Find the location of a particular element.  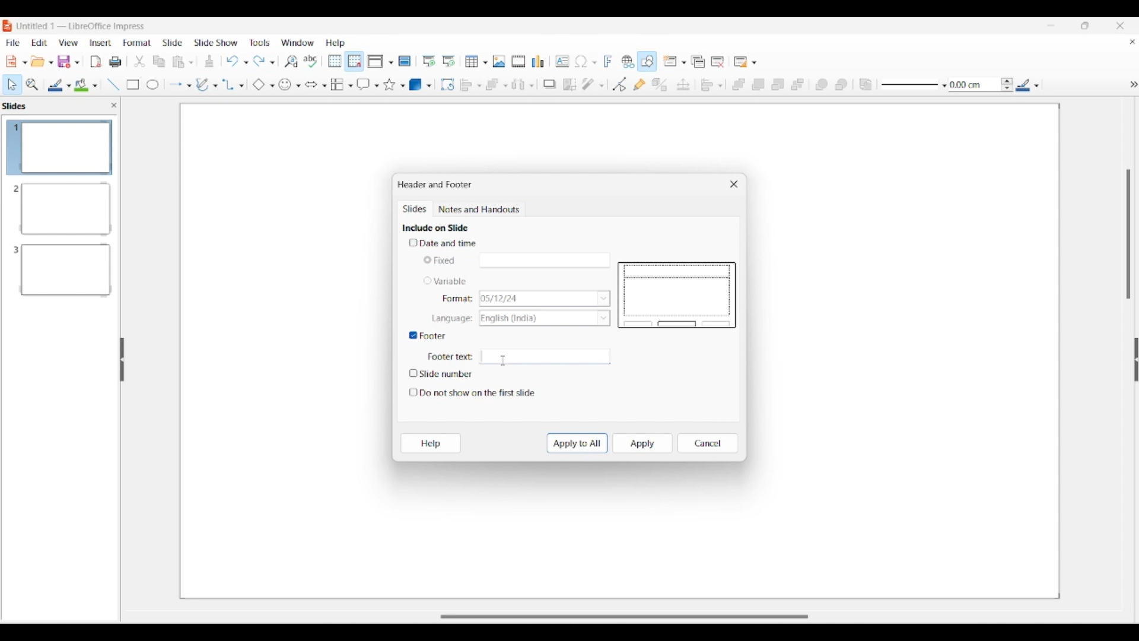

Spell check is located at coordinates (310, 61).